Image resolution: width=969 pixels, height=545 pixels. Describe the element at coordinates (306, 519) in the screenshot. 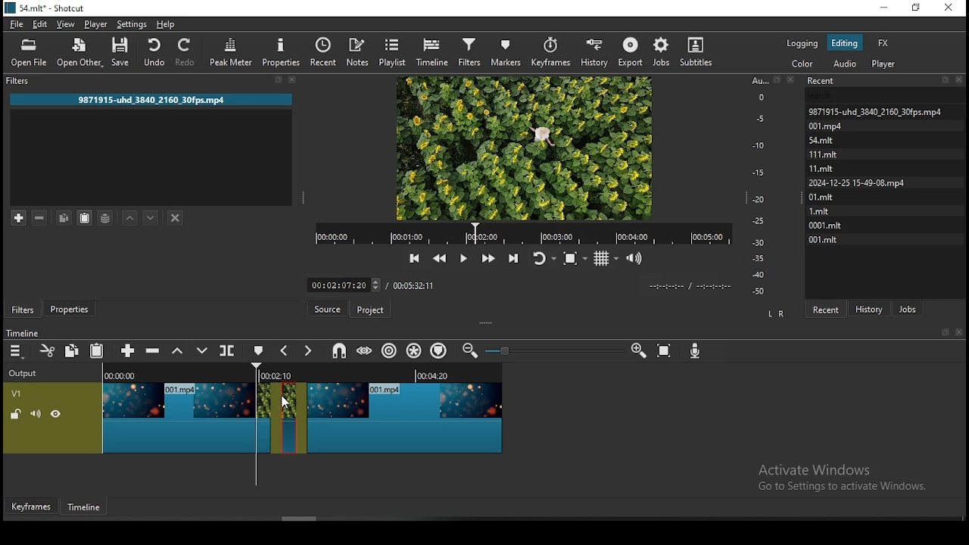

I see `scroll bar` at that location.